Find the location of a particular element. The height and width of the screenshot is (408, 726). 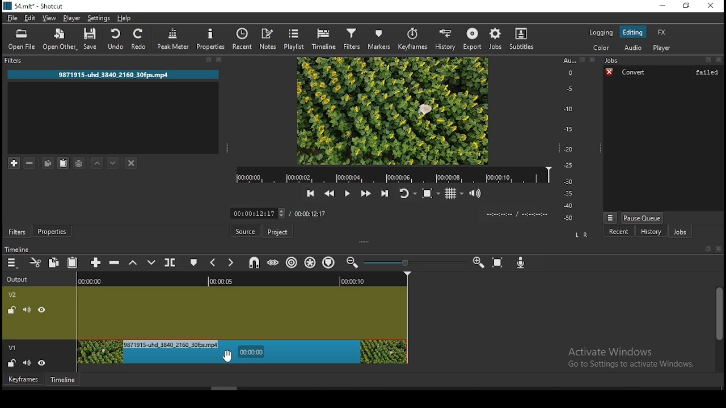

zoom in or zoom out bar is located at coordinates (411, 261).